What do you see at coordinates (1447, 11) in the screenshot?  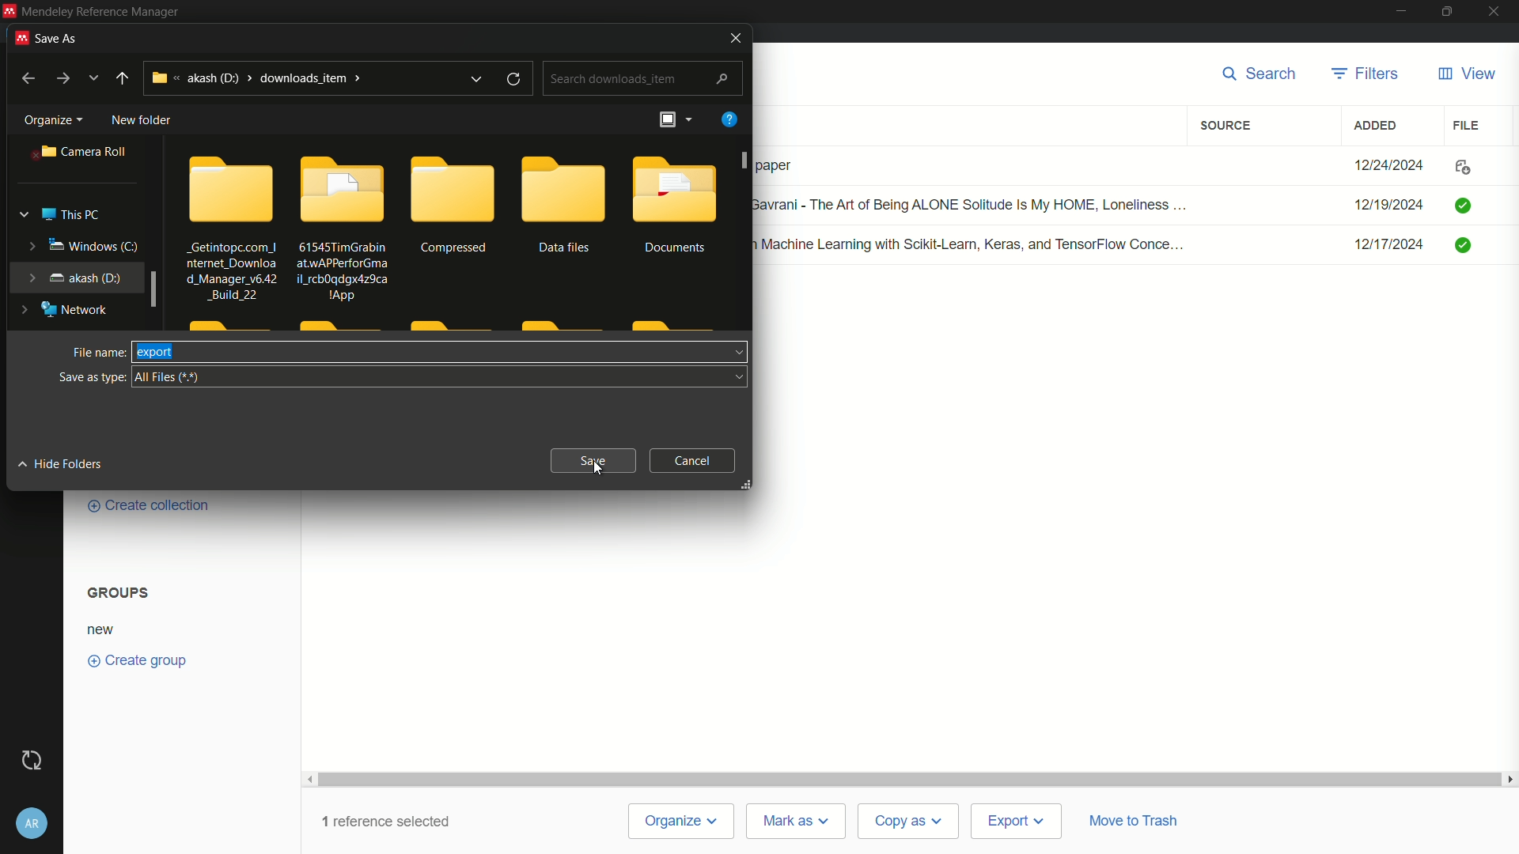 I see `maximize` at bounding box center [1447, 11].